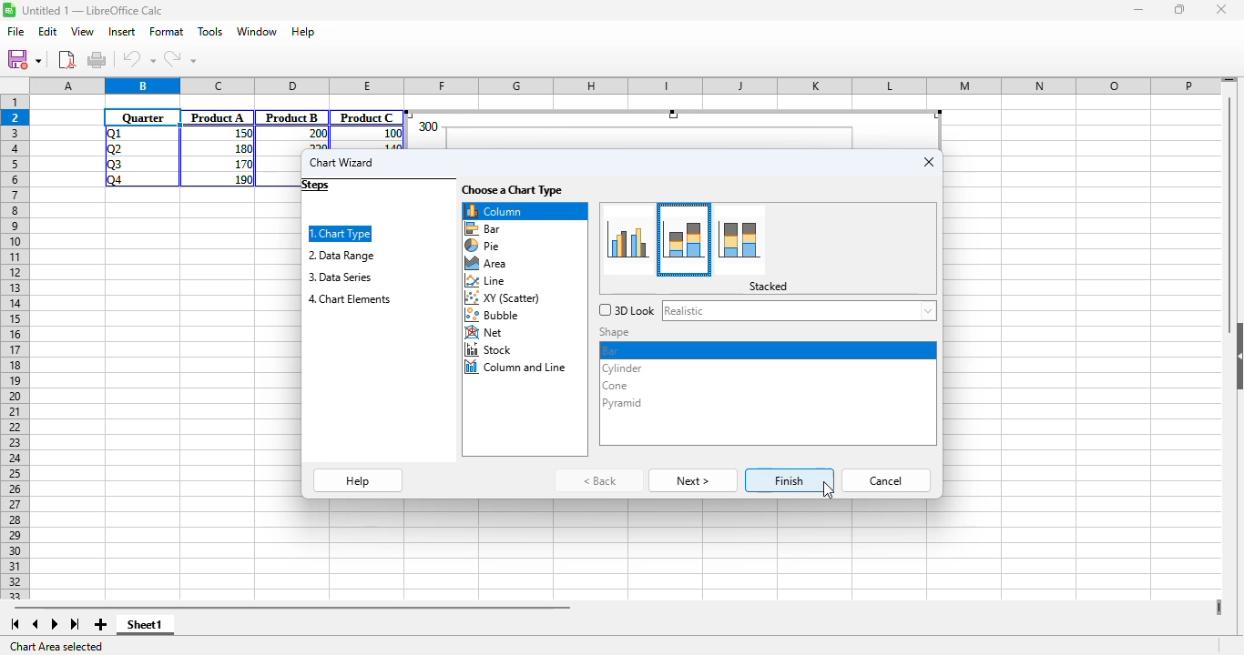 The image size is (1244, 655). What do you see at coordinates (76, 625) in the screenshot?
I see `scroll to last sheet` at bounding box center [76, 625].